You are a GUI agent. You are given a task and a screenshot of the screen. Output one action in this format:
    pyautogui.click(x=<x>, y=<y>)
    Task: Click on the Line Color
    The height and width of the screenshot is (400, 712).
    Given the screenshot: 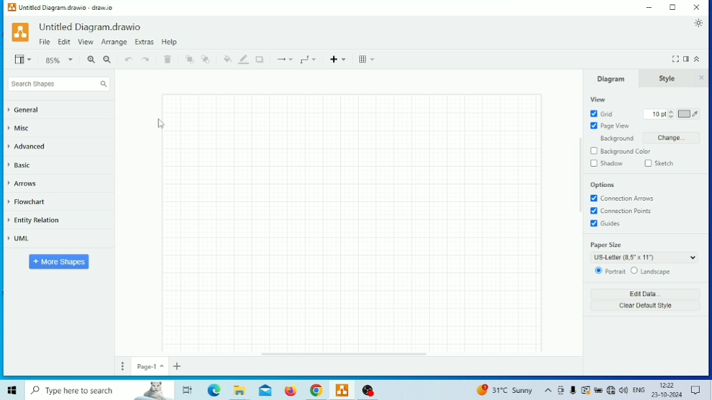 What is the action you would take?
    pyautogui.click(x=244, y=59)
    